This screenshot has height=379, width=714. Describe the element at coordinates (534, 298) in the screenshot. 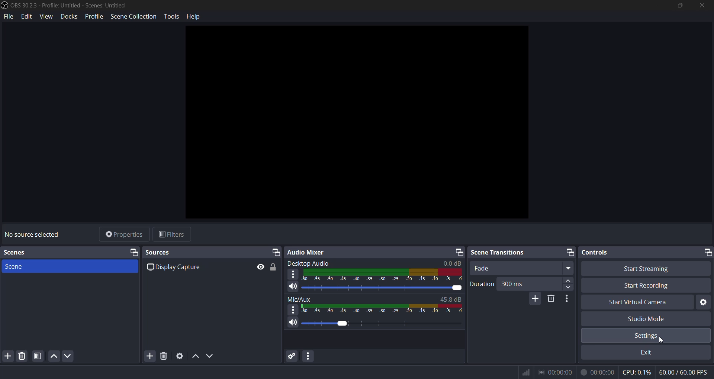

I see `add configurable transition` at that location.